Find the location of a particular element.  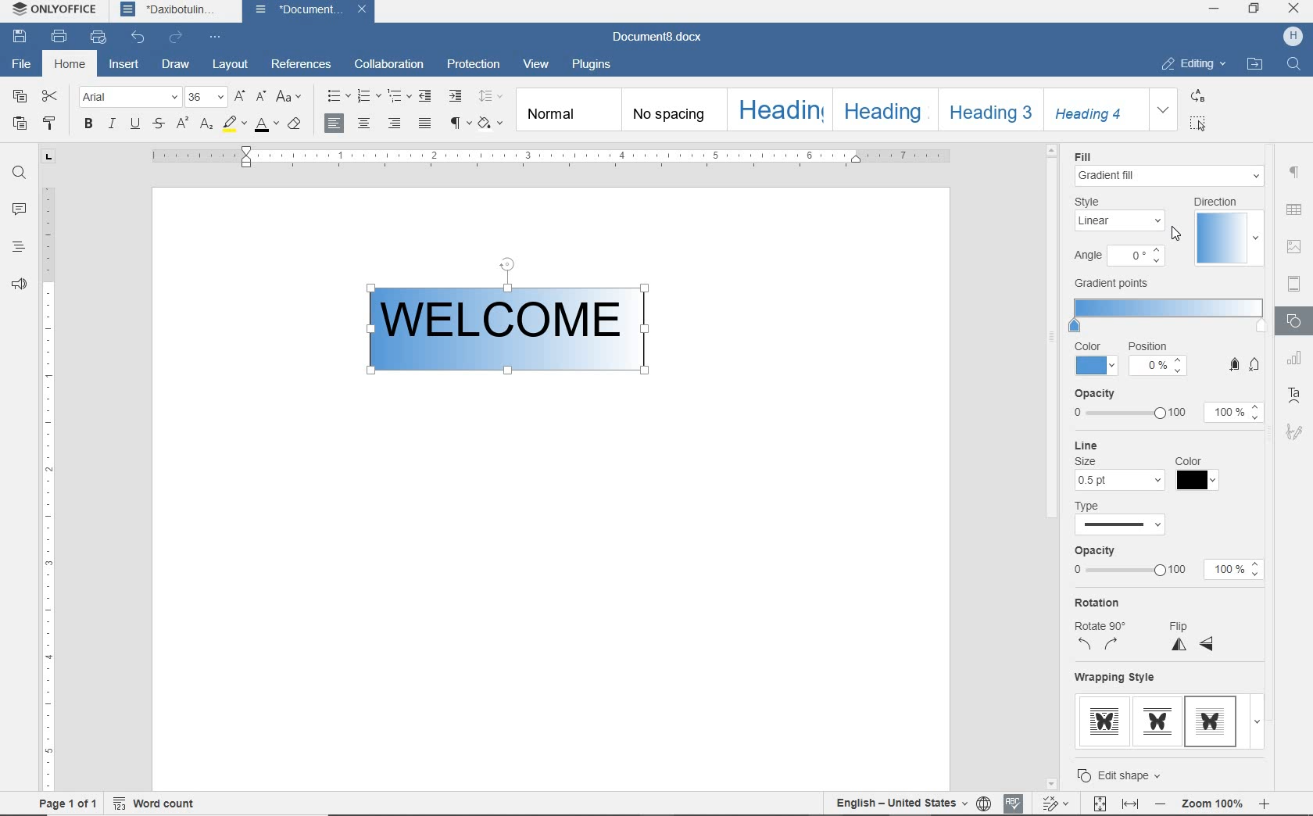

opacity input is located at coordinates (1234, 412).